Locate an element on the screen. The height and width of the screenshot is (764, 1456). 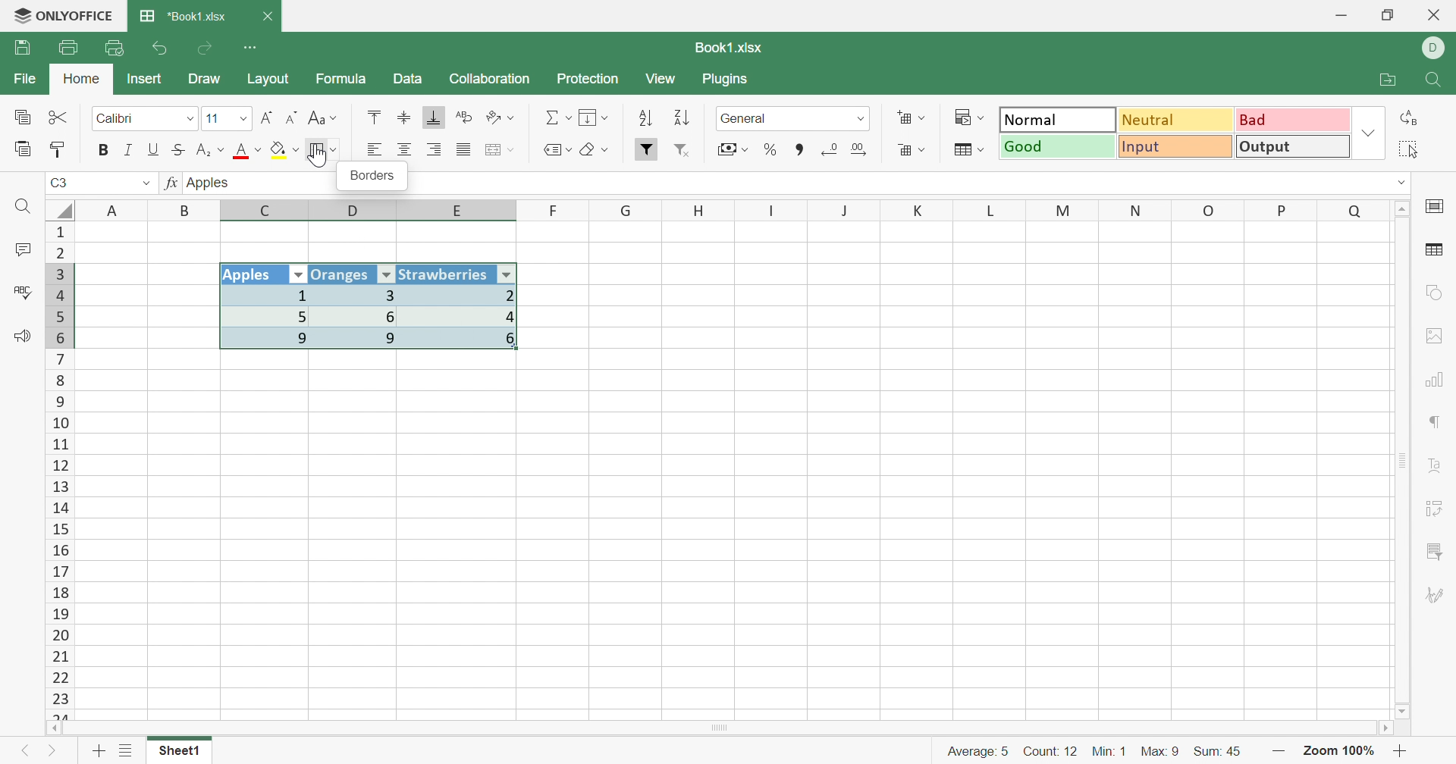
E is located at coordinates (463, 212).